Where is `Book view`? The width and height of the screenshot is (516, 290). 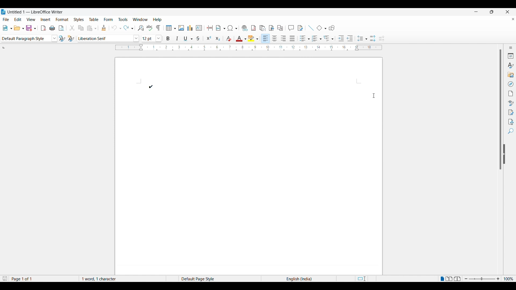 Book view is located at coordinates (457, 278).